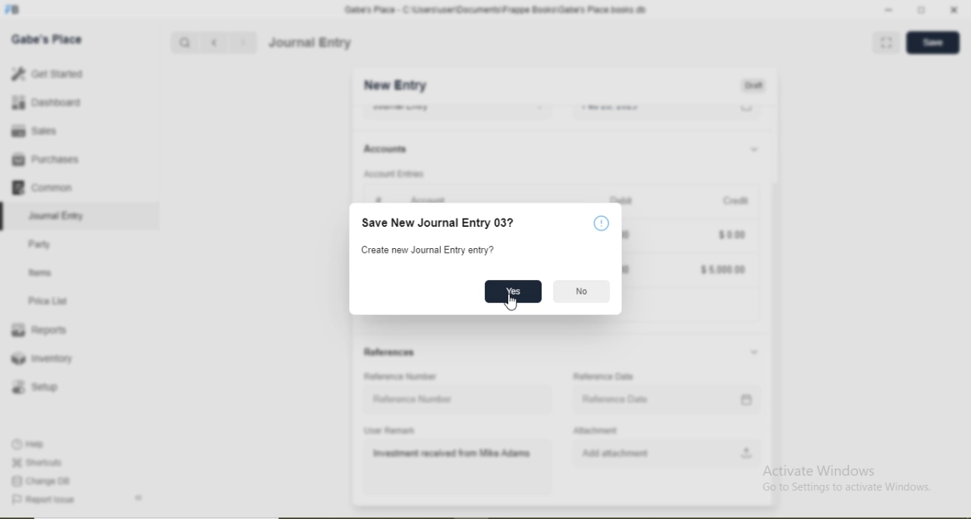 This screenshot has width=971, height=519. What do you see at coordinates (616, 399) in the screenshot?
I see `Reference Date` at bounding box center [616, 399].